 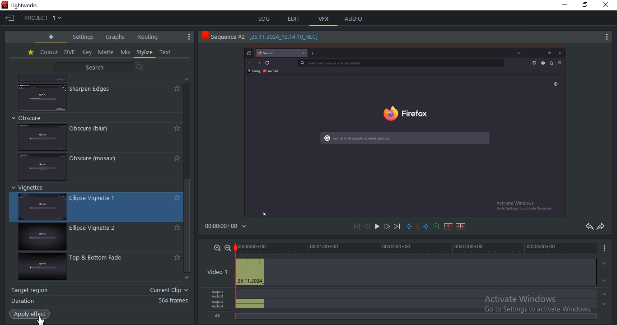 What do you see at coordinates (189, 227) in the screenshot?
I see `scroll bar` at bounding box center [189, 227].